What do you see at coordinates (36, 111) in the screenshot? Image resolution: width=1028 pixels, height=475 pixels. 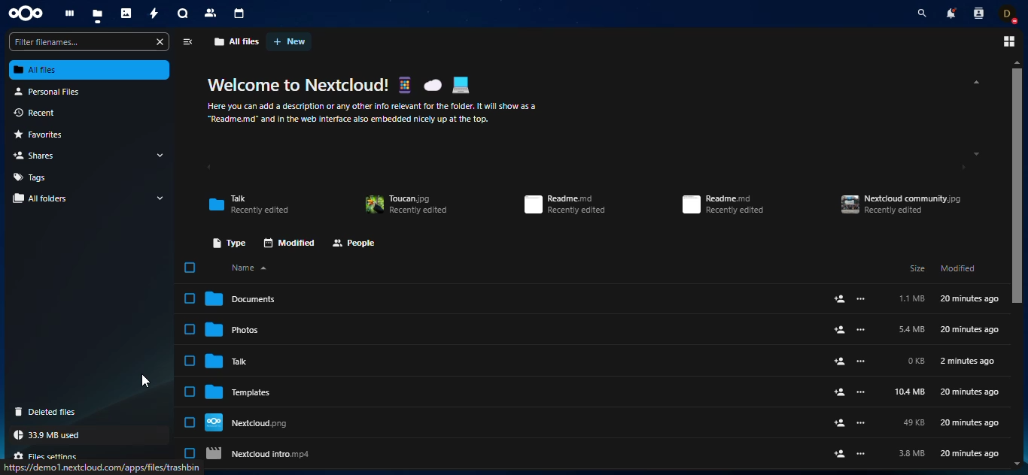 I see `Recent` at bounding box center [36, 111].